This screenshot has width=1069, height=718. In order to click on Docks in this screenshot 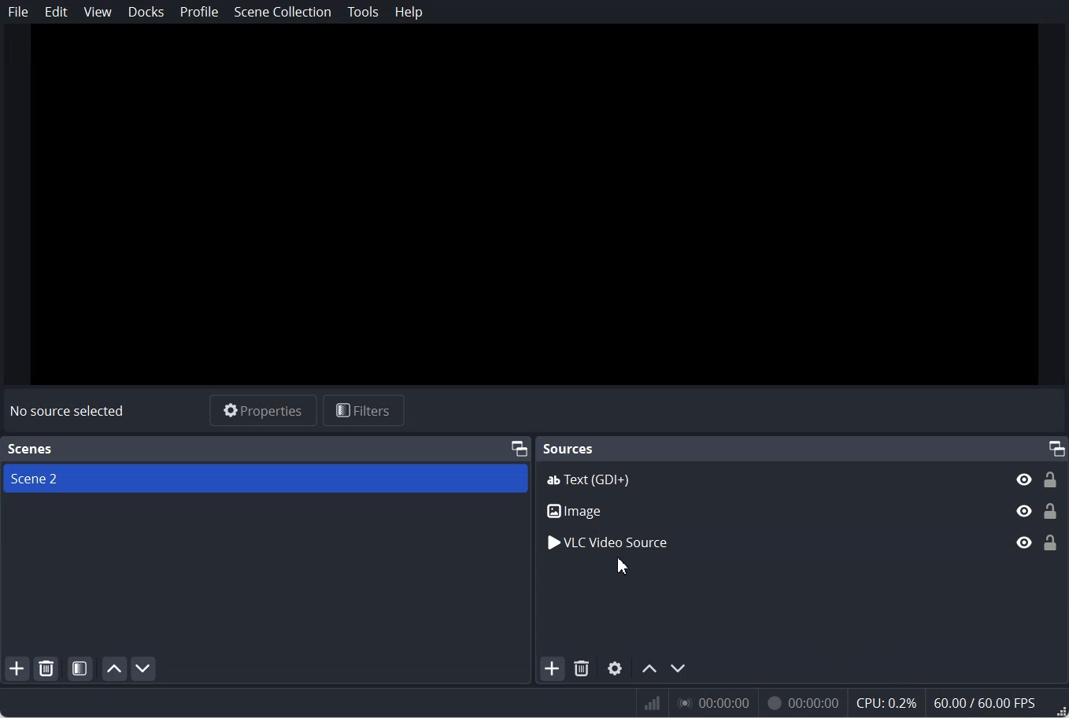, I will do `click(146, 12)`.